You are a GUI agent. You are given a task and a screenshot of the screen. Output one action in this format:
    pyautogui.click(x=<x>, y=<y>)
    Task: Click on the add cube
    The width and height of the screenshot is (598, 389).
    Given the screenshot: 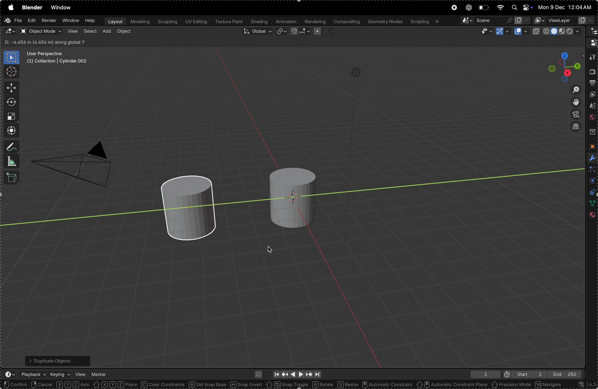 What is the action you would take?
    pyautogui.click(x=13, y=178)
    